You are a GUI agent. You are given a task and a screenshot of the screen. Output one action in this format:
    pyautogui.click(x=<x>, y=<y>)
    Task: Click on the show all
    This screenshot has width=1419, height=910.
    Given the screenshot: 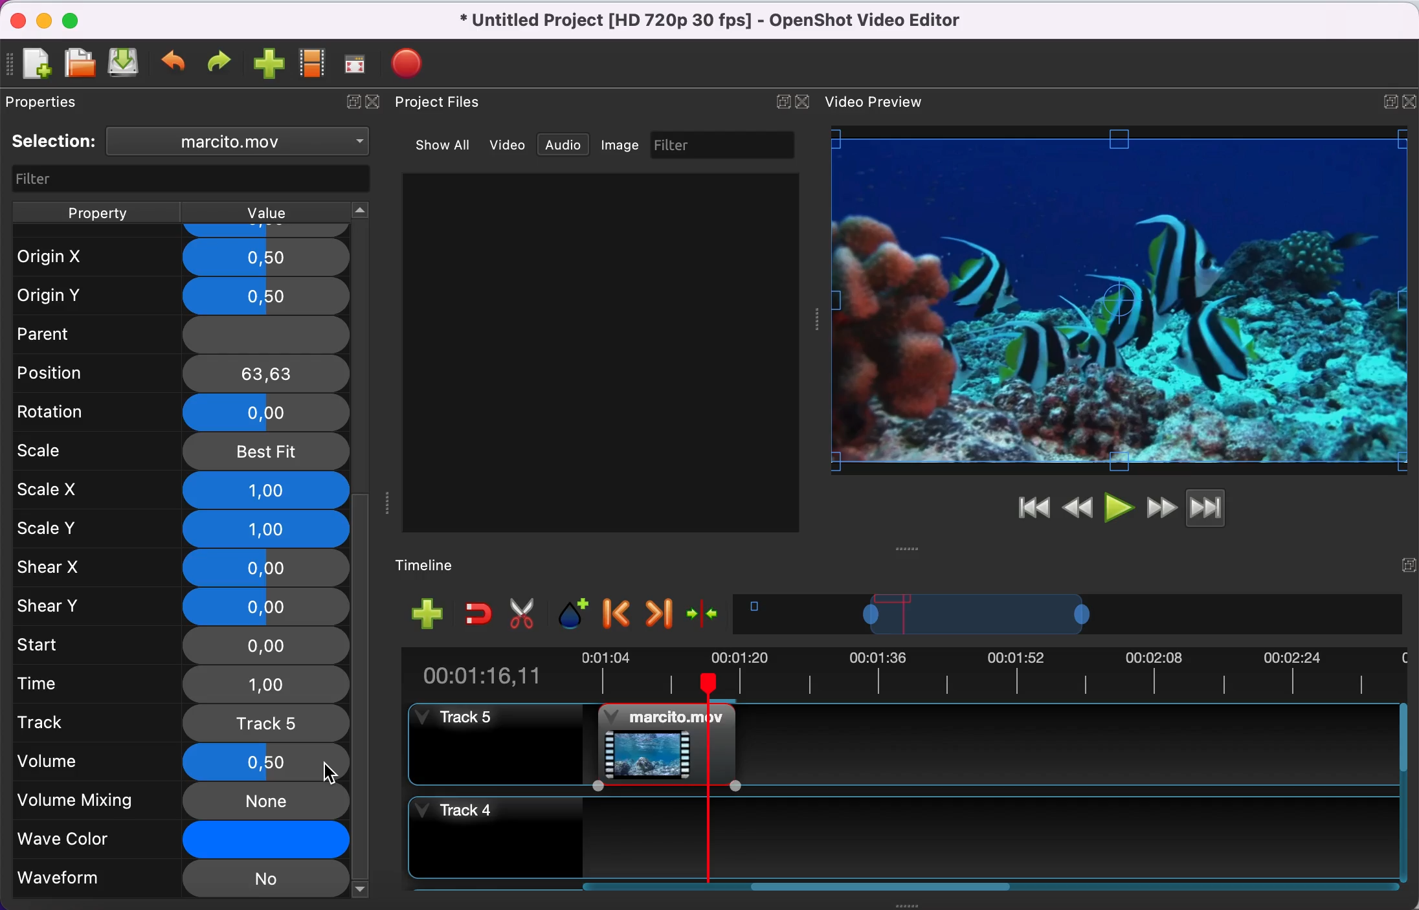 What is the action you would take?
    pyautogui.click(x=437, y=143)
    